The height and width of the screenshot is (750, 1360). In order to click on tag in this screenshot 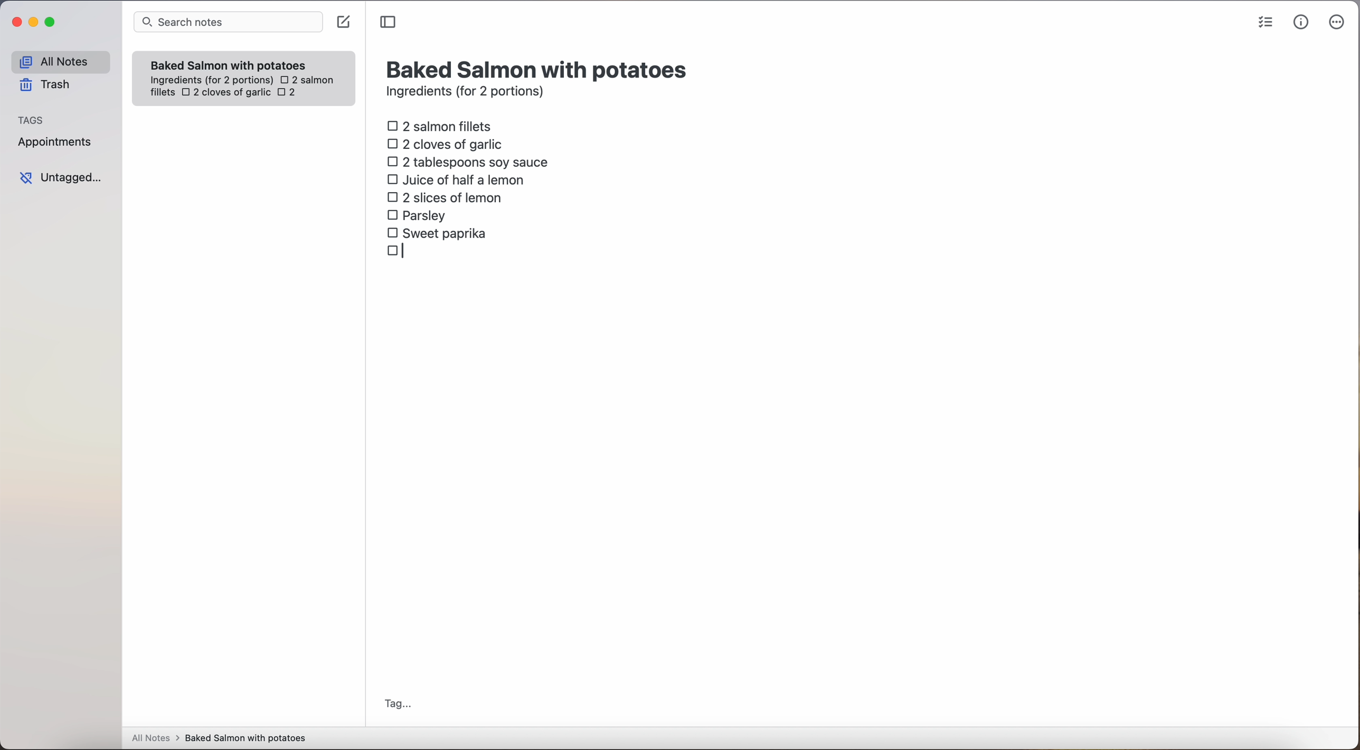, I will do `click(397, 705)`.